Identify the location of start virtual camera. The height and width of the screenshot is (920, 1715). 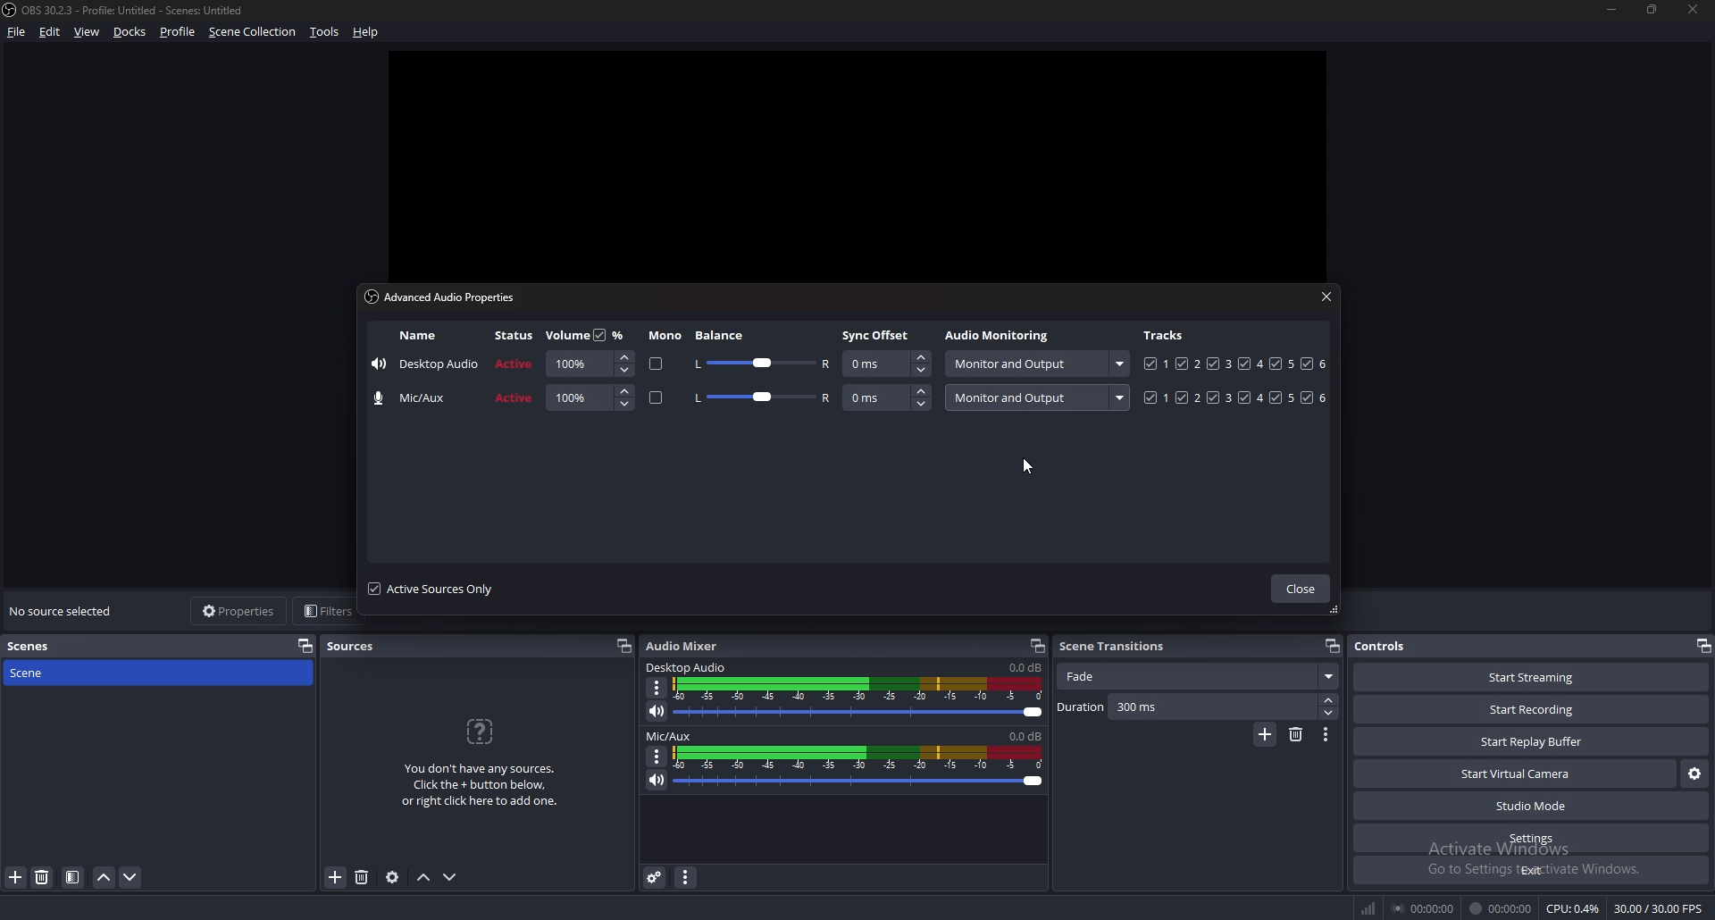
(1516, 774).